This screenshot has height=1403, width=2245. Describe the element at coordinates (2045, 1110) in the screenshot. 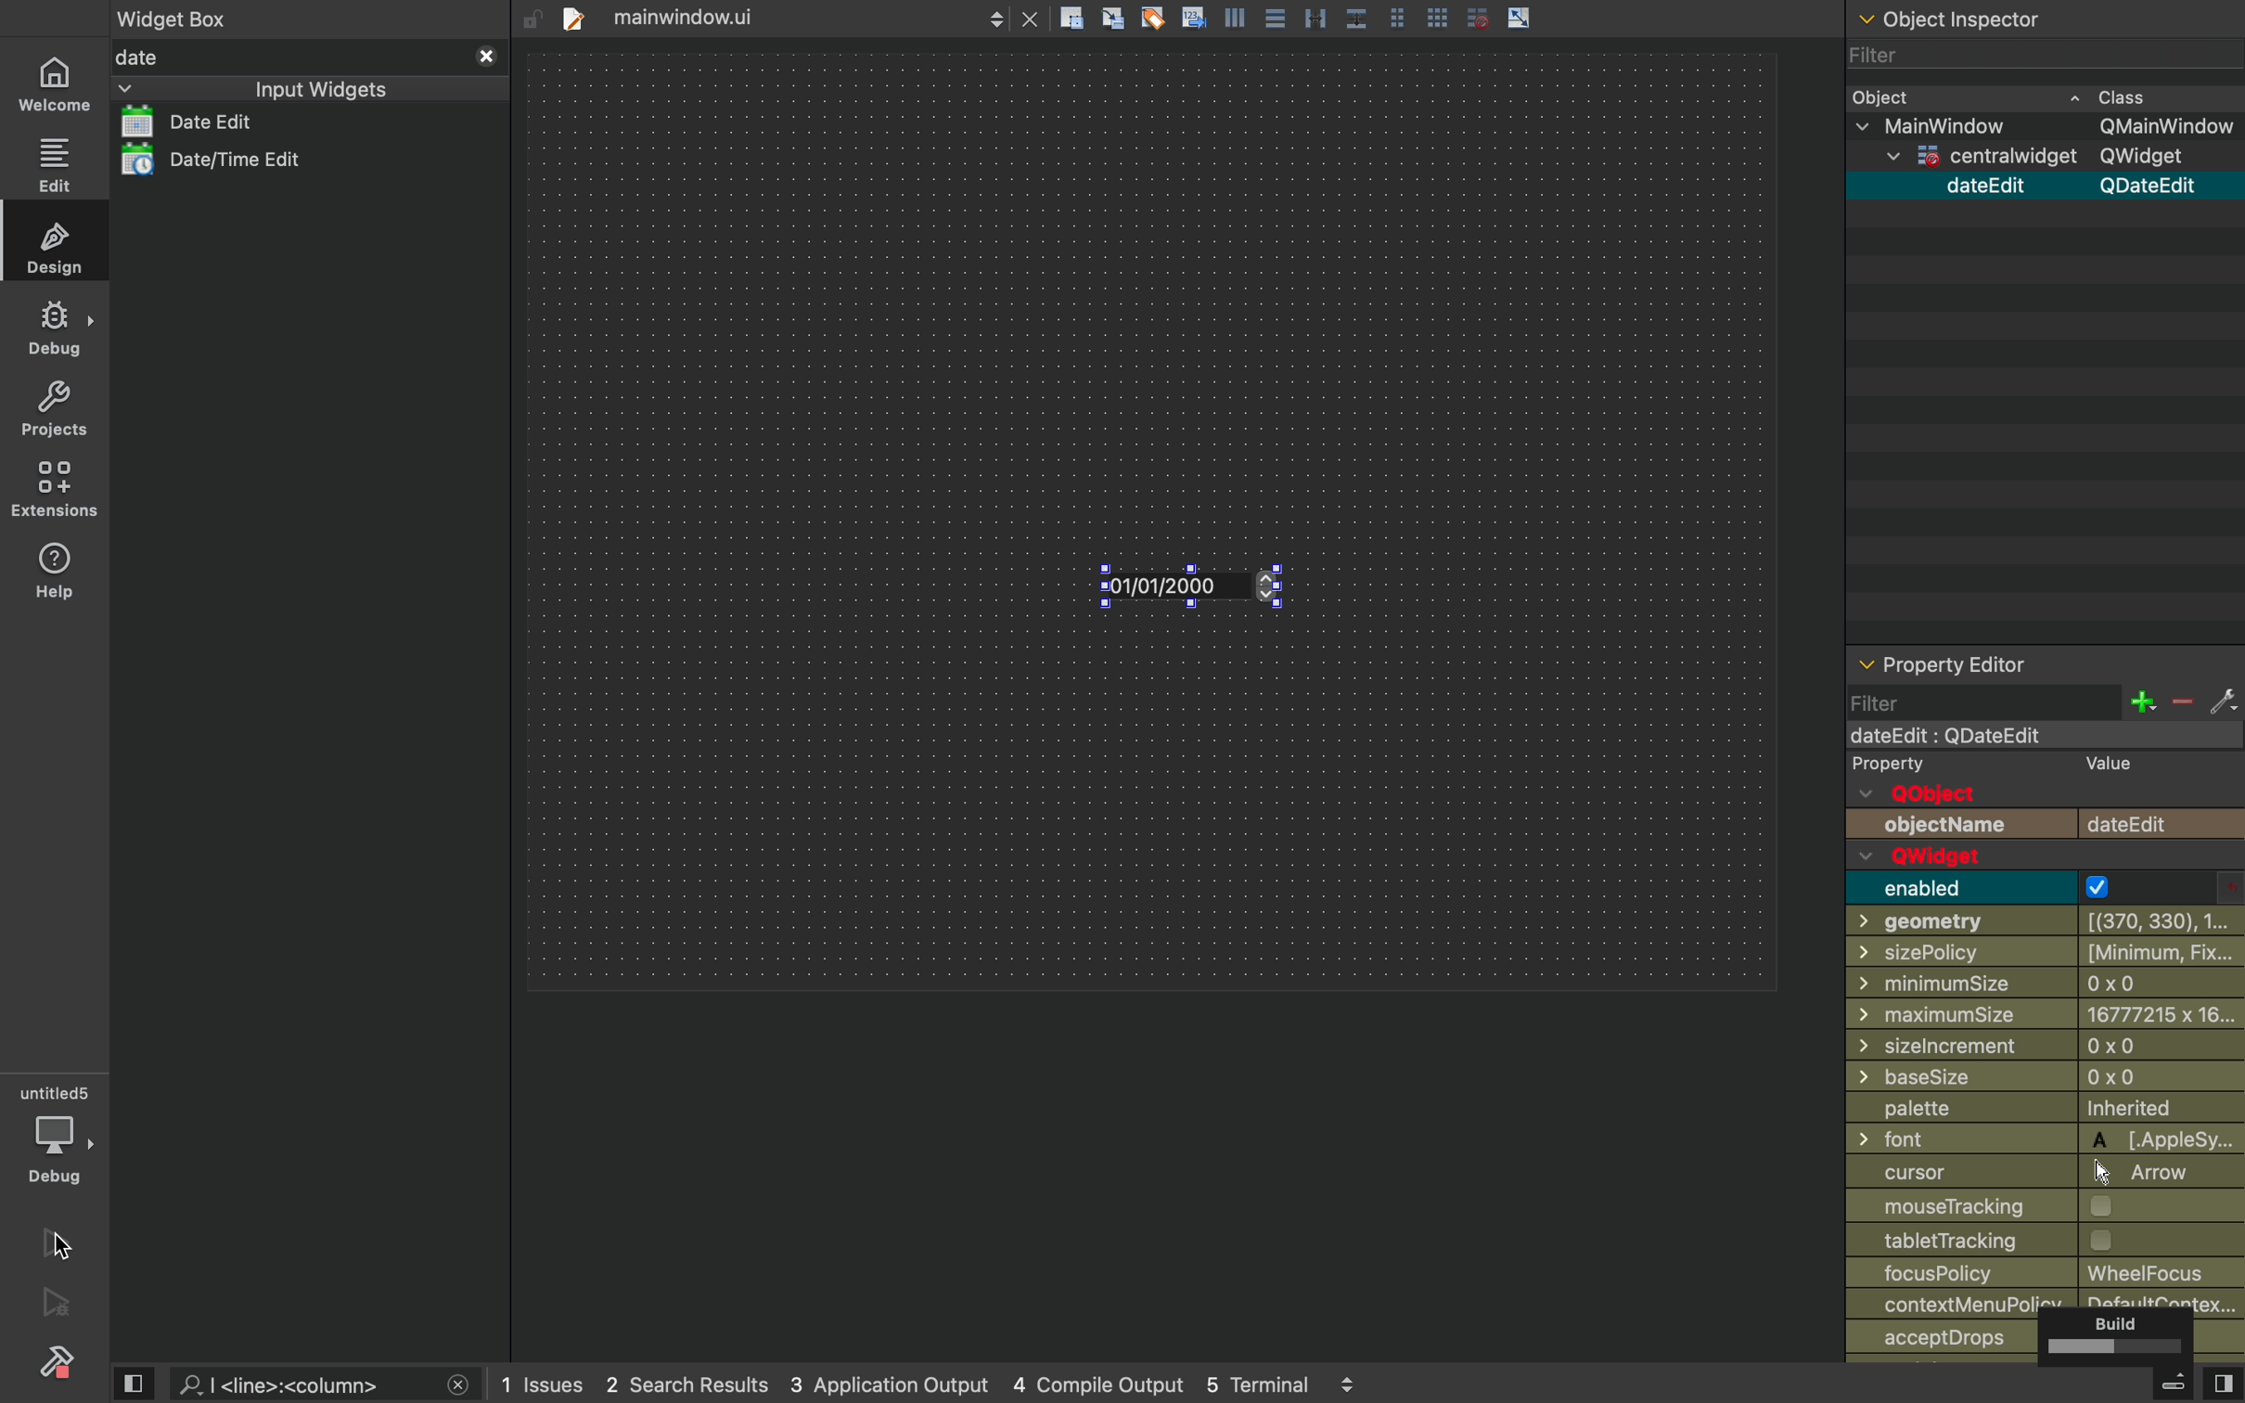

I see `palette` at that location.